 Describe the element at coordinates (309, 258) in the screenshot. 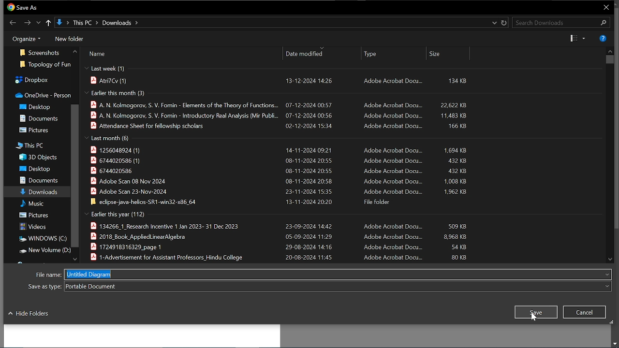

I see `20-08-2024 11:45` at that location.